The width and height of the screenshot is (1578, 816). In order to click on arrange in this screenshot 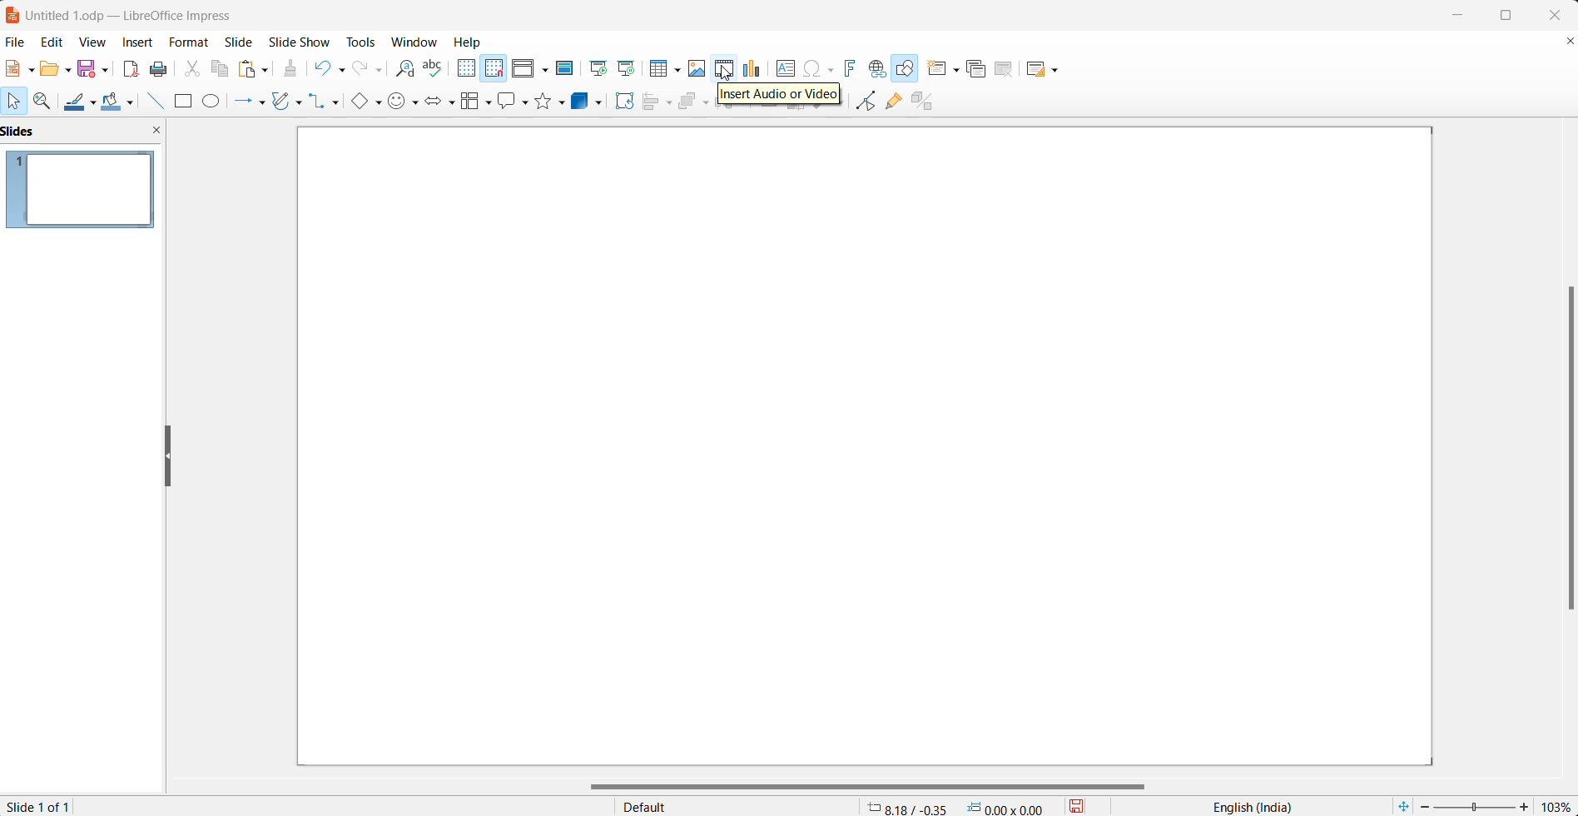, I will do `click(691, 104)`.